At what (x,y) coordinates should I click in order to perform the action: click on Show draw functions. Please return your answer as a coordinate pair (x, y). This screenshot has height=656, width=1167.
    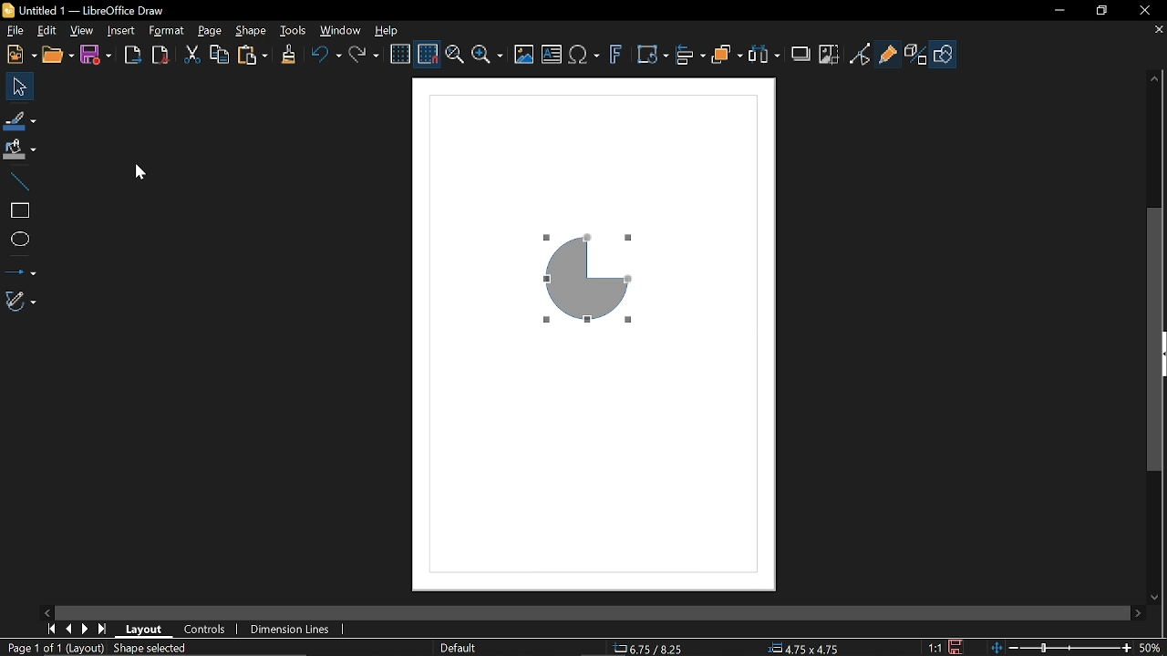
    Looking at the image, I should click on (943, 54).